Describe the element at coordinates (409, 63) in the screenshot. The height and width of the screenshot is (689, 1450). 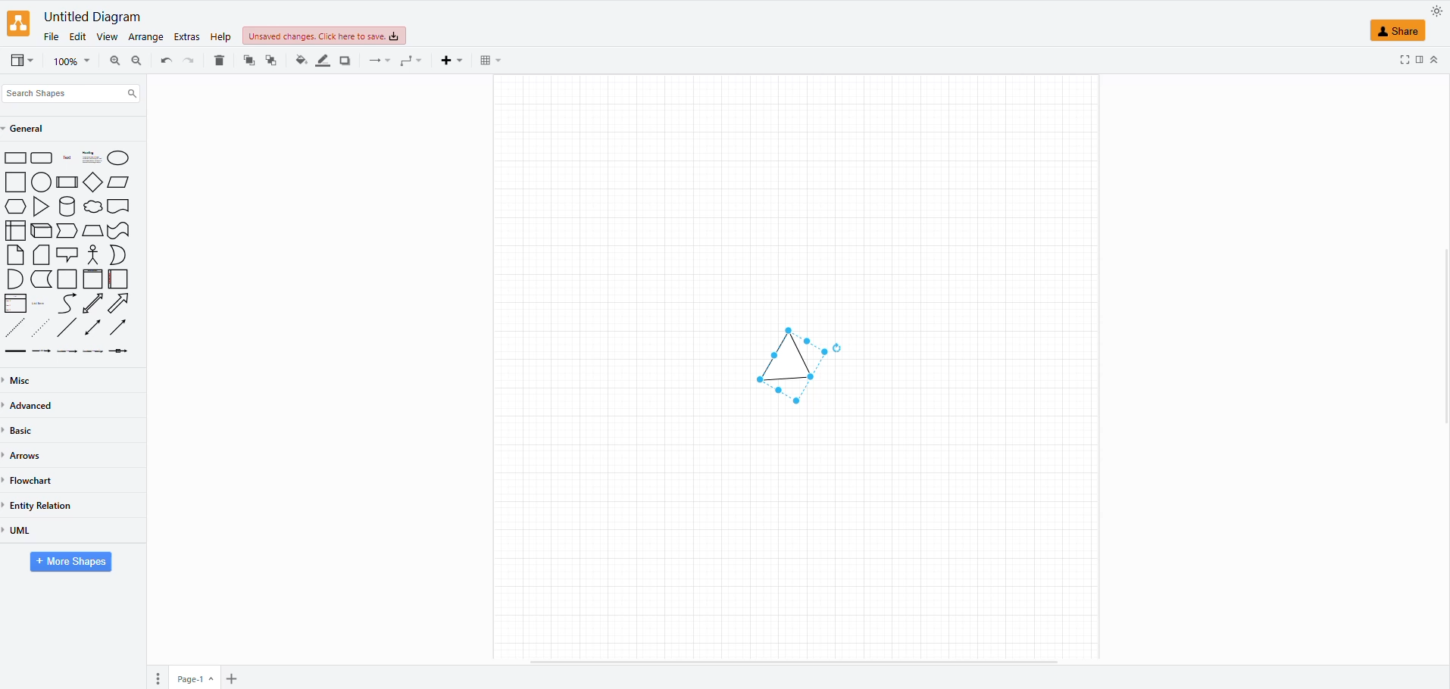
I see `waypoints` at that location.